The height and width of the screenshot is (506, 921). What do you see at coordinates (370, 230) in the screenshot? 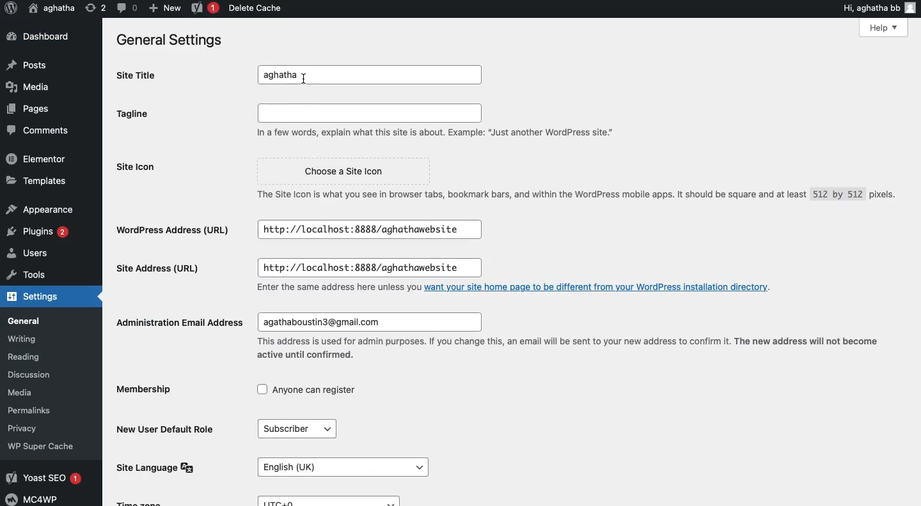
I see `http://localhost:8888/aghathawebsite` at bounding box center [370, 230].